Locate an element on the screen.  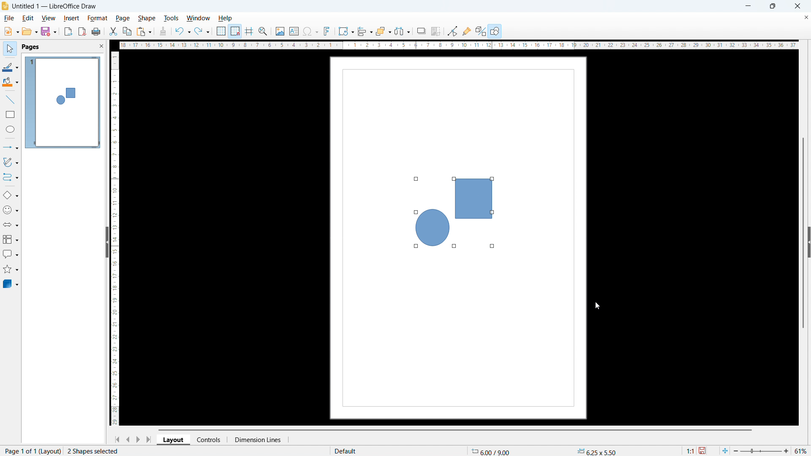
format is located at coordinates (98, 19).